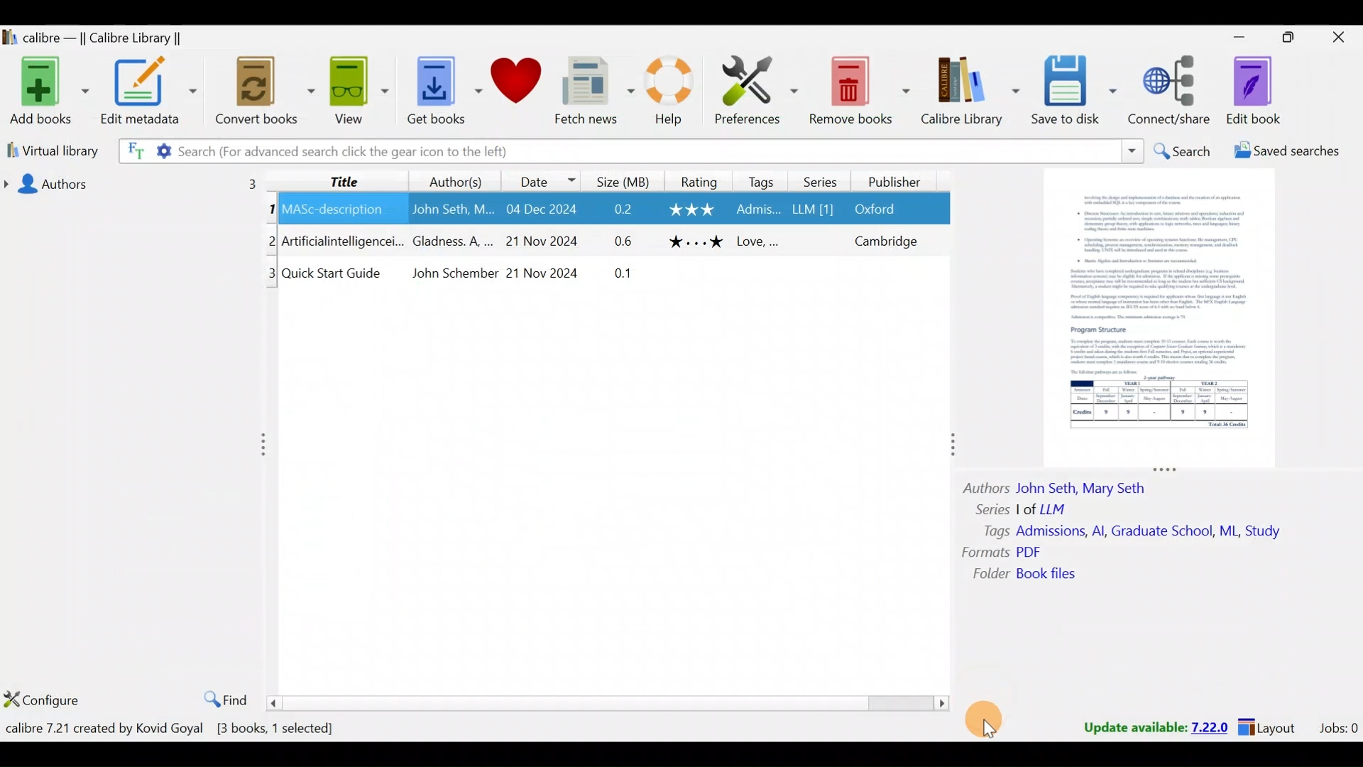 The height and width of the screenshot is (767, 1363). Describe the element at coordinates (133, 185) in the screenshot. I see `Authors` at that location.